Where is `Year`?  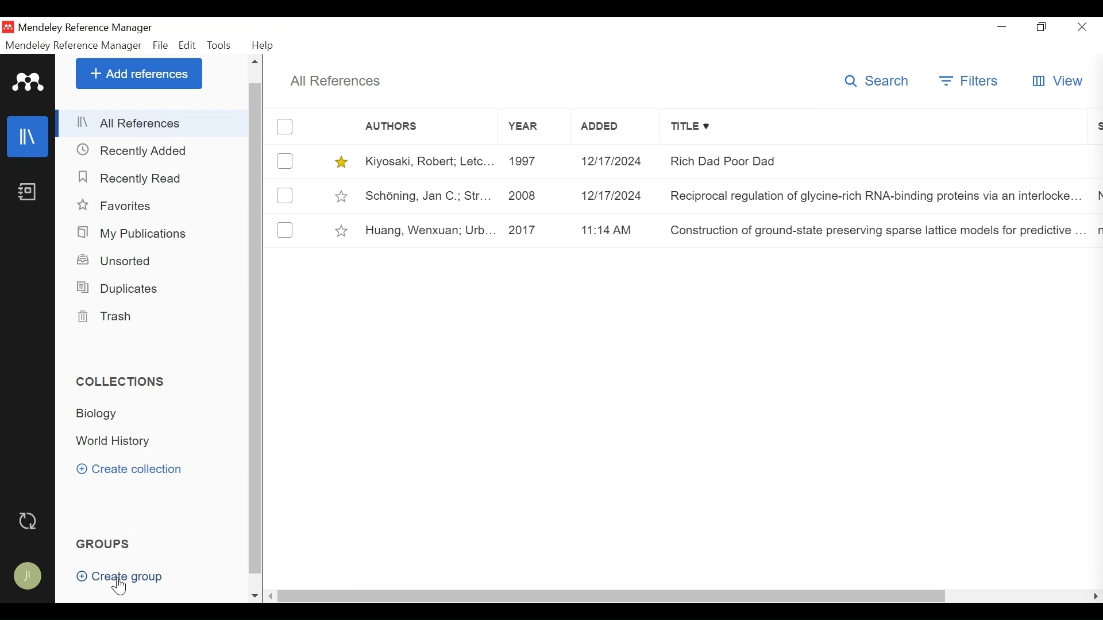 Year is located at coordinates (531, 128).